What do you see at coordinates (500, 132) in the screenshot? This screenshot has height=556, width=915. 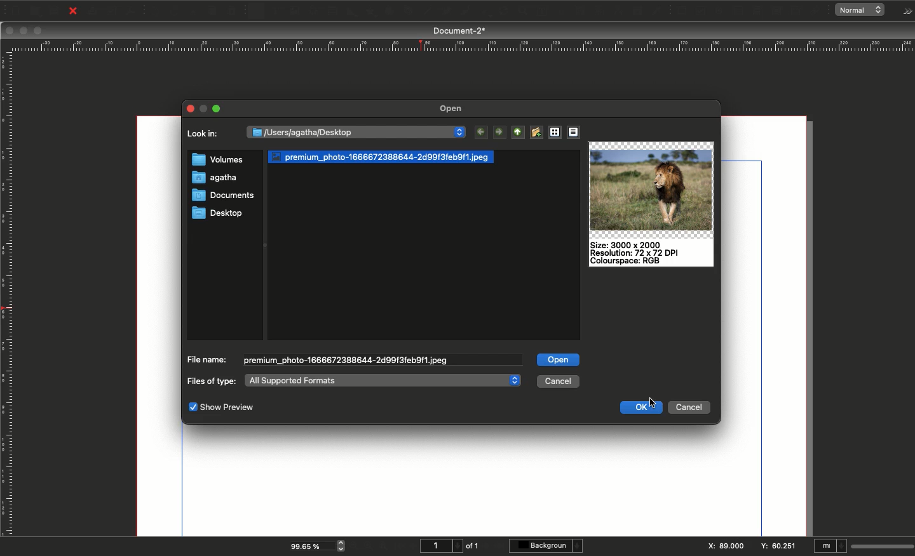 I see `Next` at bounding box center [500, 132].